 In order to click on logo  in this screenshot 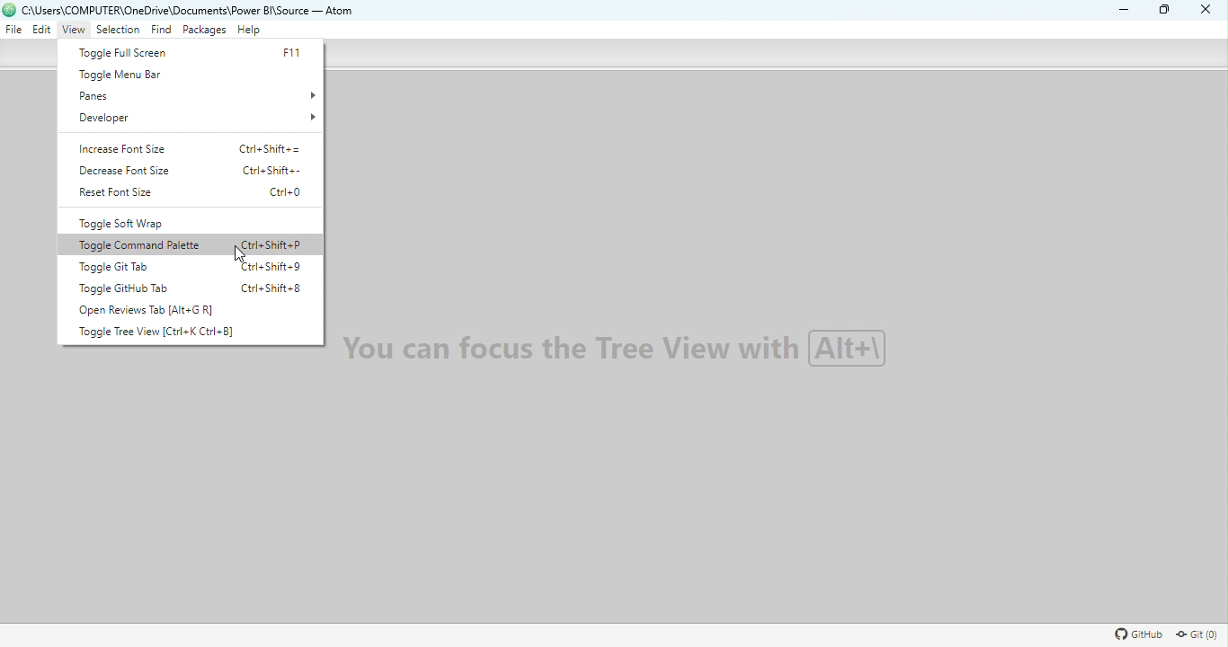, I will do `click(10, 10)`.